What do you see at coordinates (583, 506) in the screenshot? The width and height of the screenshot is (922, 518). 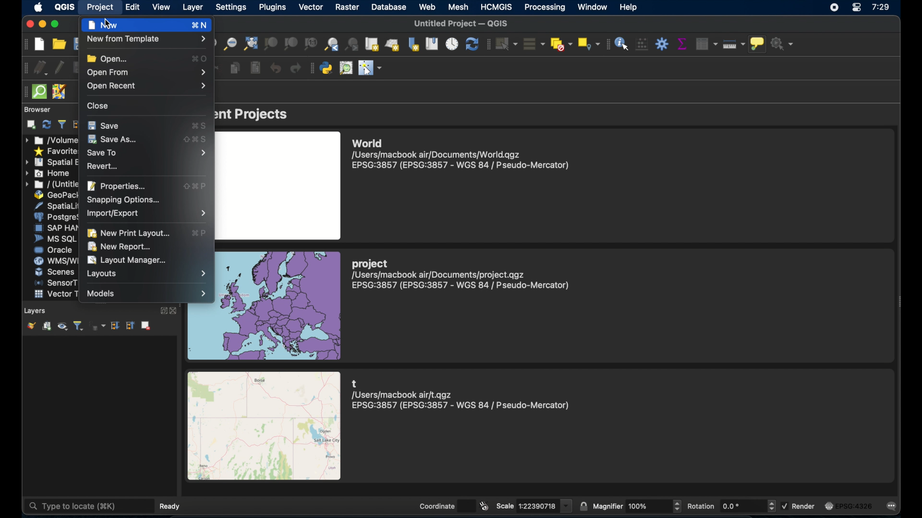 I see `lock` at bounding box center [583, 506].